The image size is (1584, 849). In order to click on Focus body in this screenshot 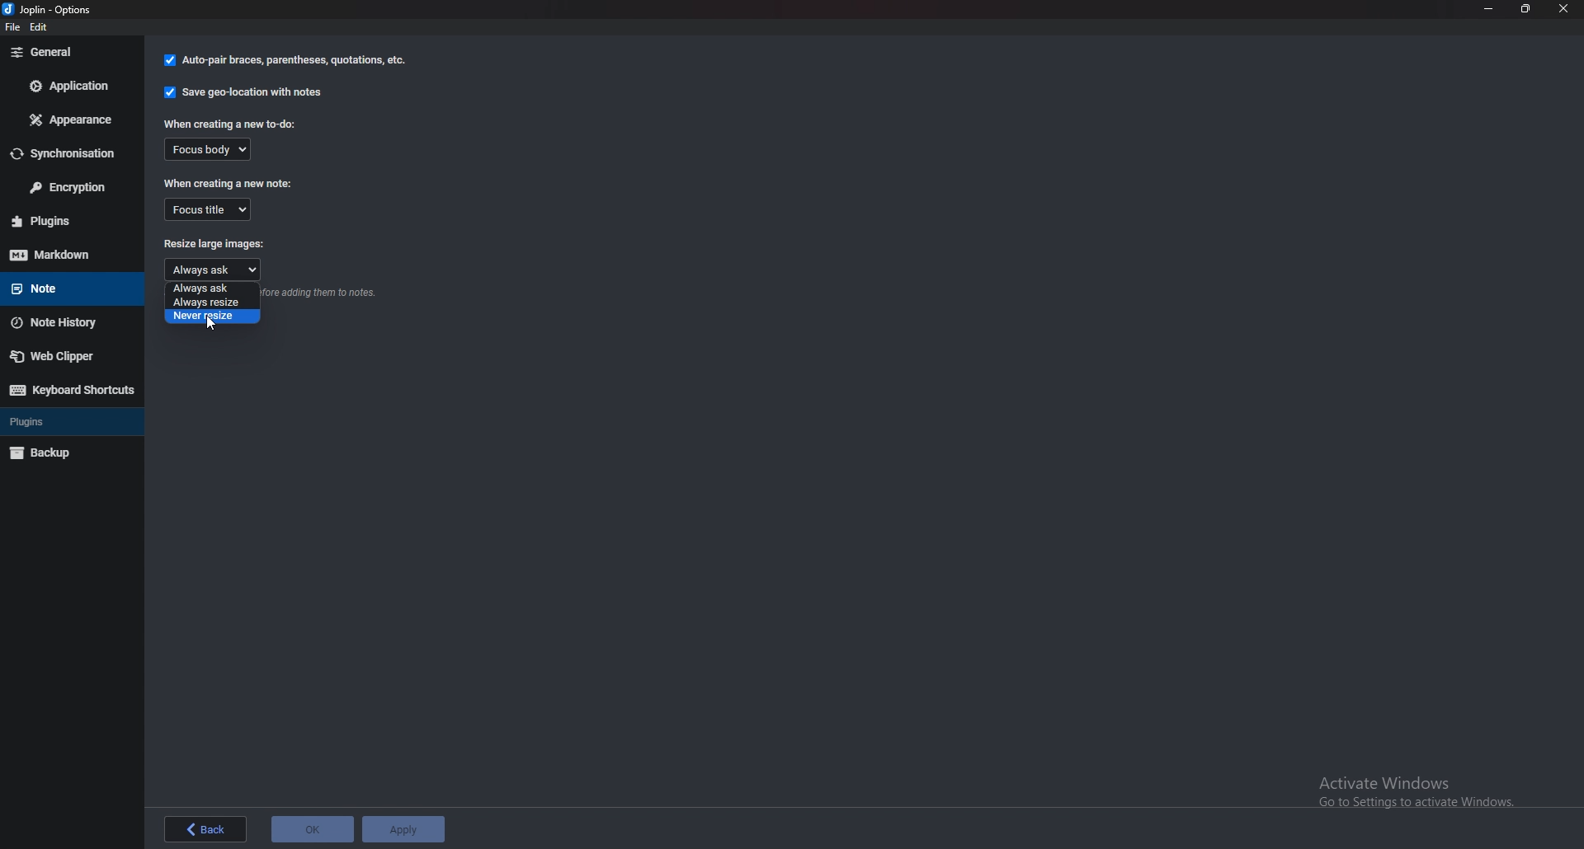, I will do `click(206, 148)`.